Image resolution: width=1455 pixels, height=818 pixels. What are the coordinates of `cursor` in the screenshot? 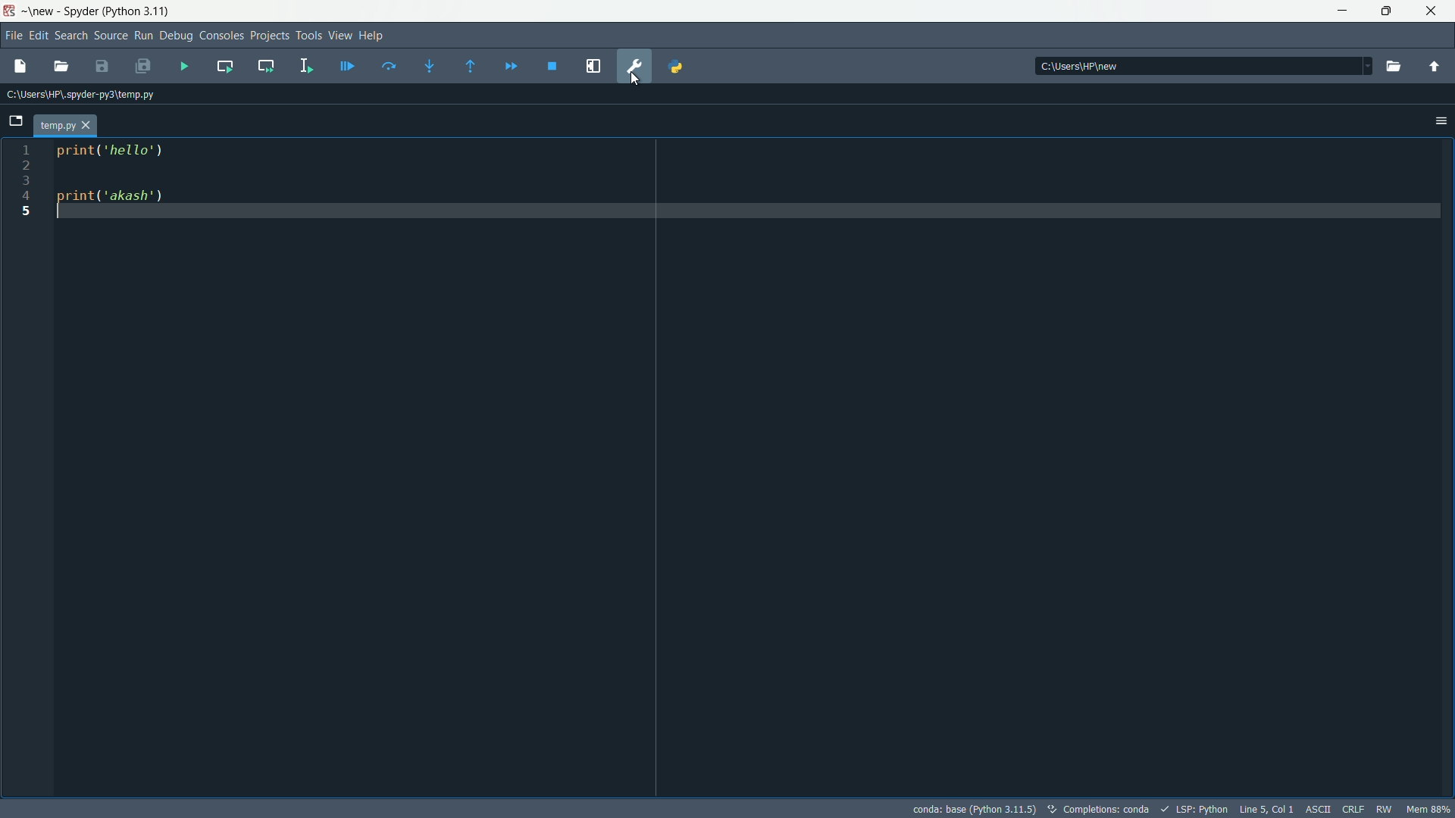 It's located at (637, 88).